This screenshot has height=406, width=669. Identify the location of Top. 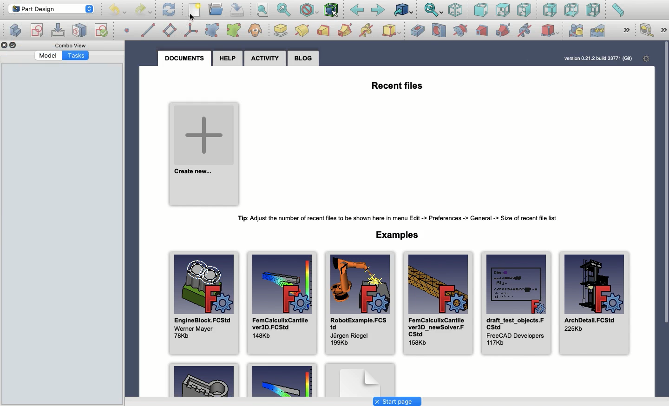
(502, 10).